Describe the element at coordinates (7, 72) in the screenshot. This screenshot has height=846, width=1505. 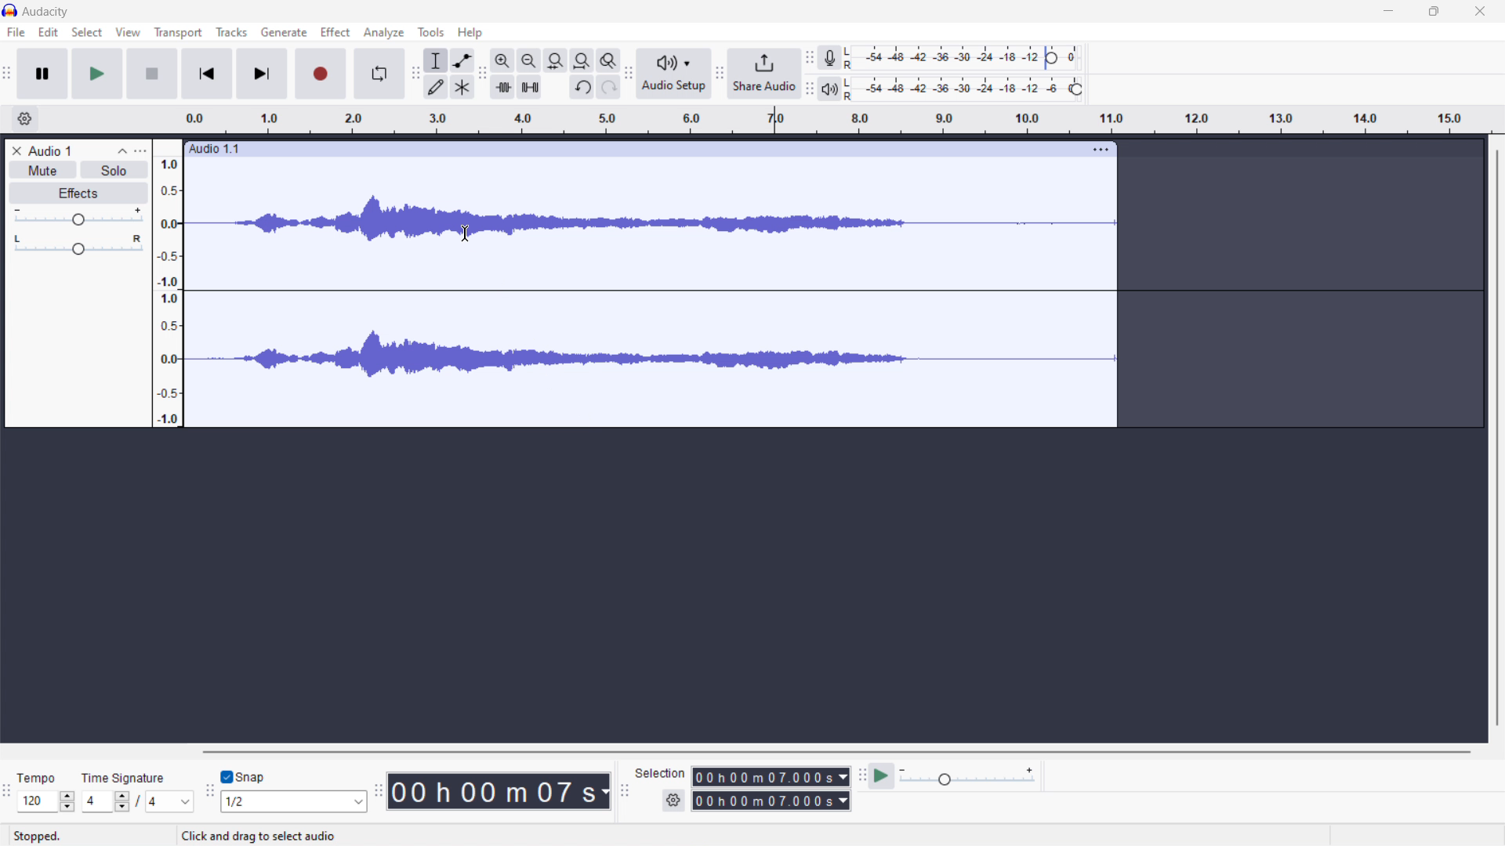
I see `audacity transport window` at that location.